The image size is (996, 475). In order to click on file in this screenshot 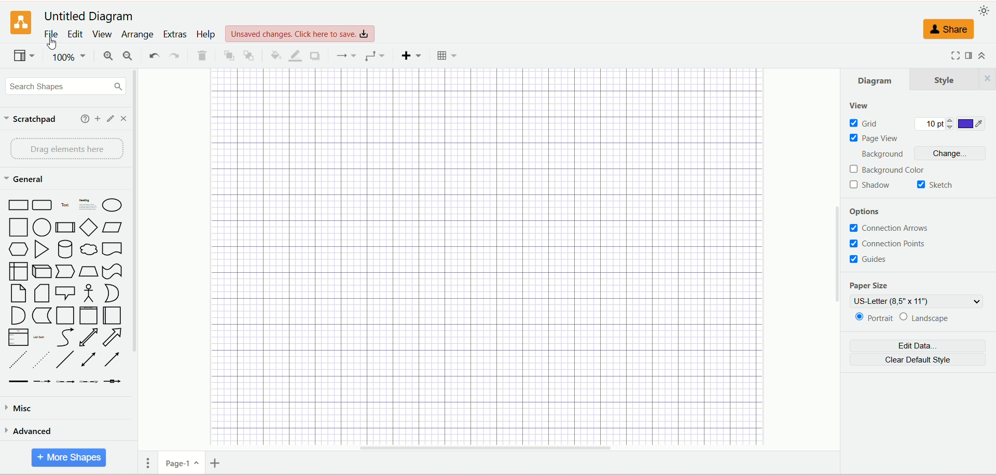, I will do `click(50, 34)`.